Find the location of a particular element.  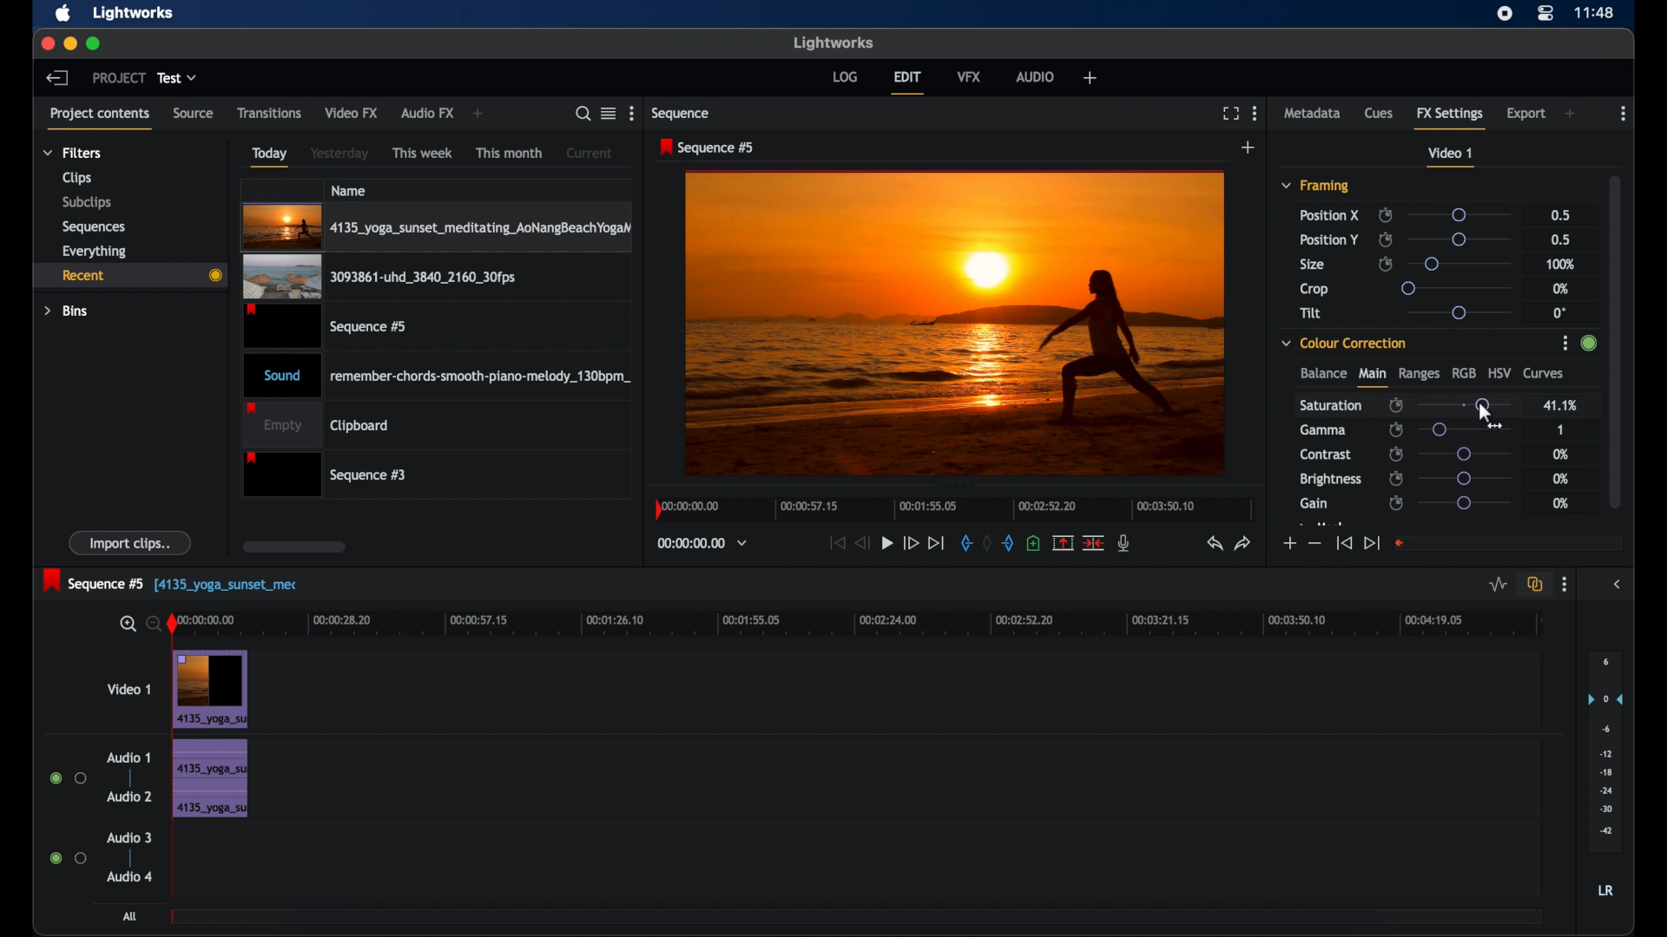

tilt is located at coordinates (1311, 313).